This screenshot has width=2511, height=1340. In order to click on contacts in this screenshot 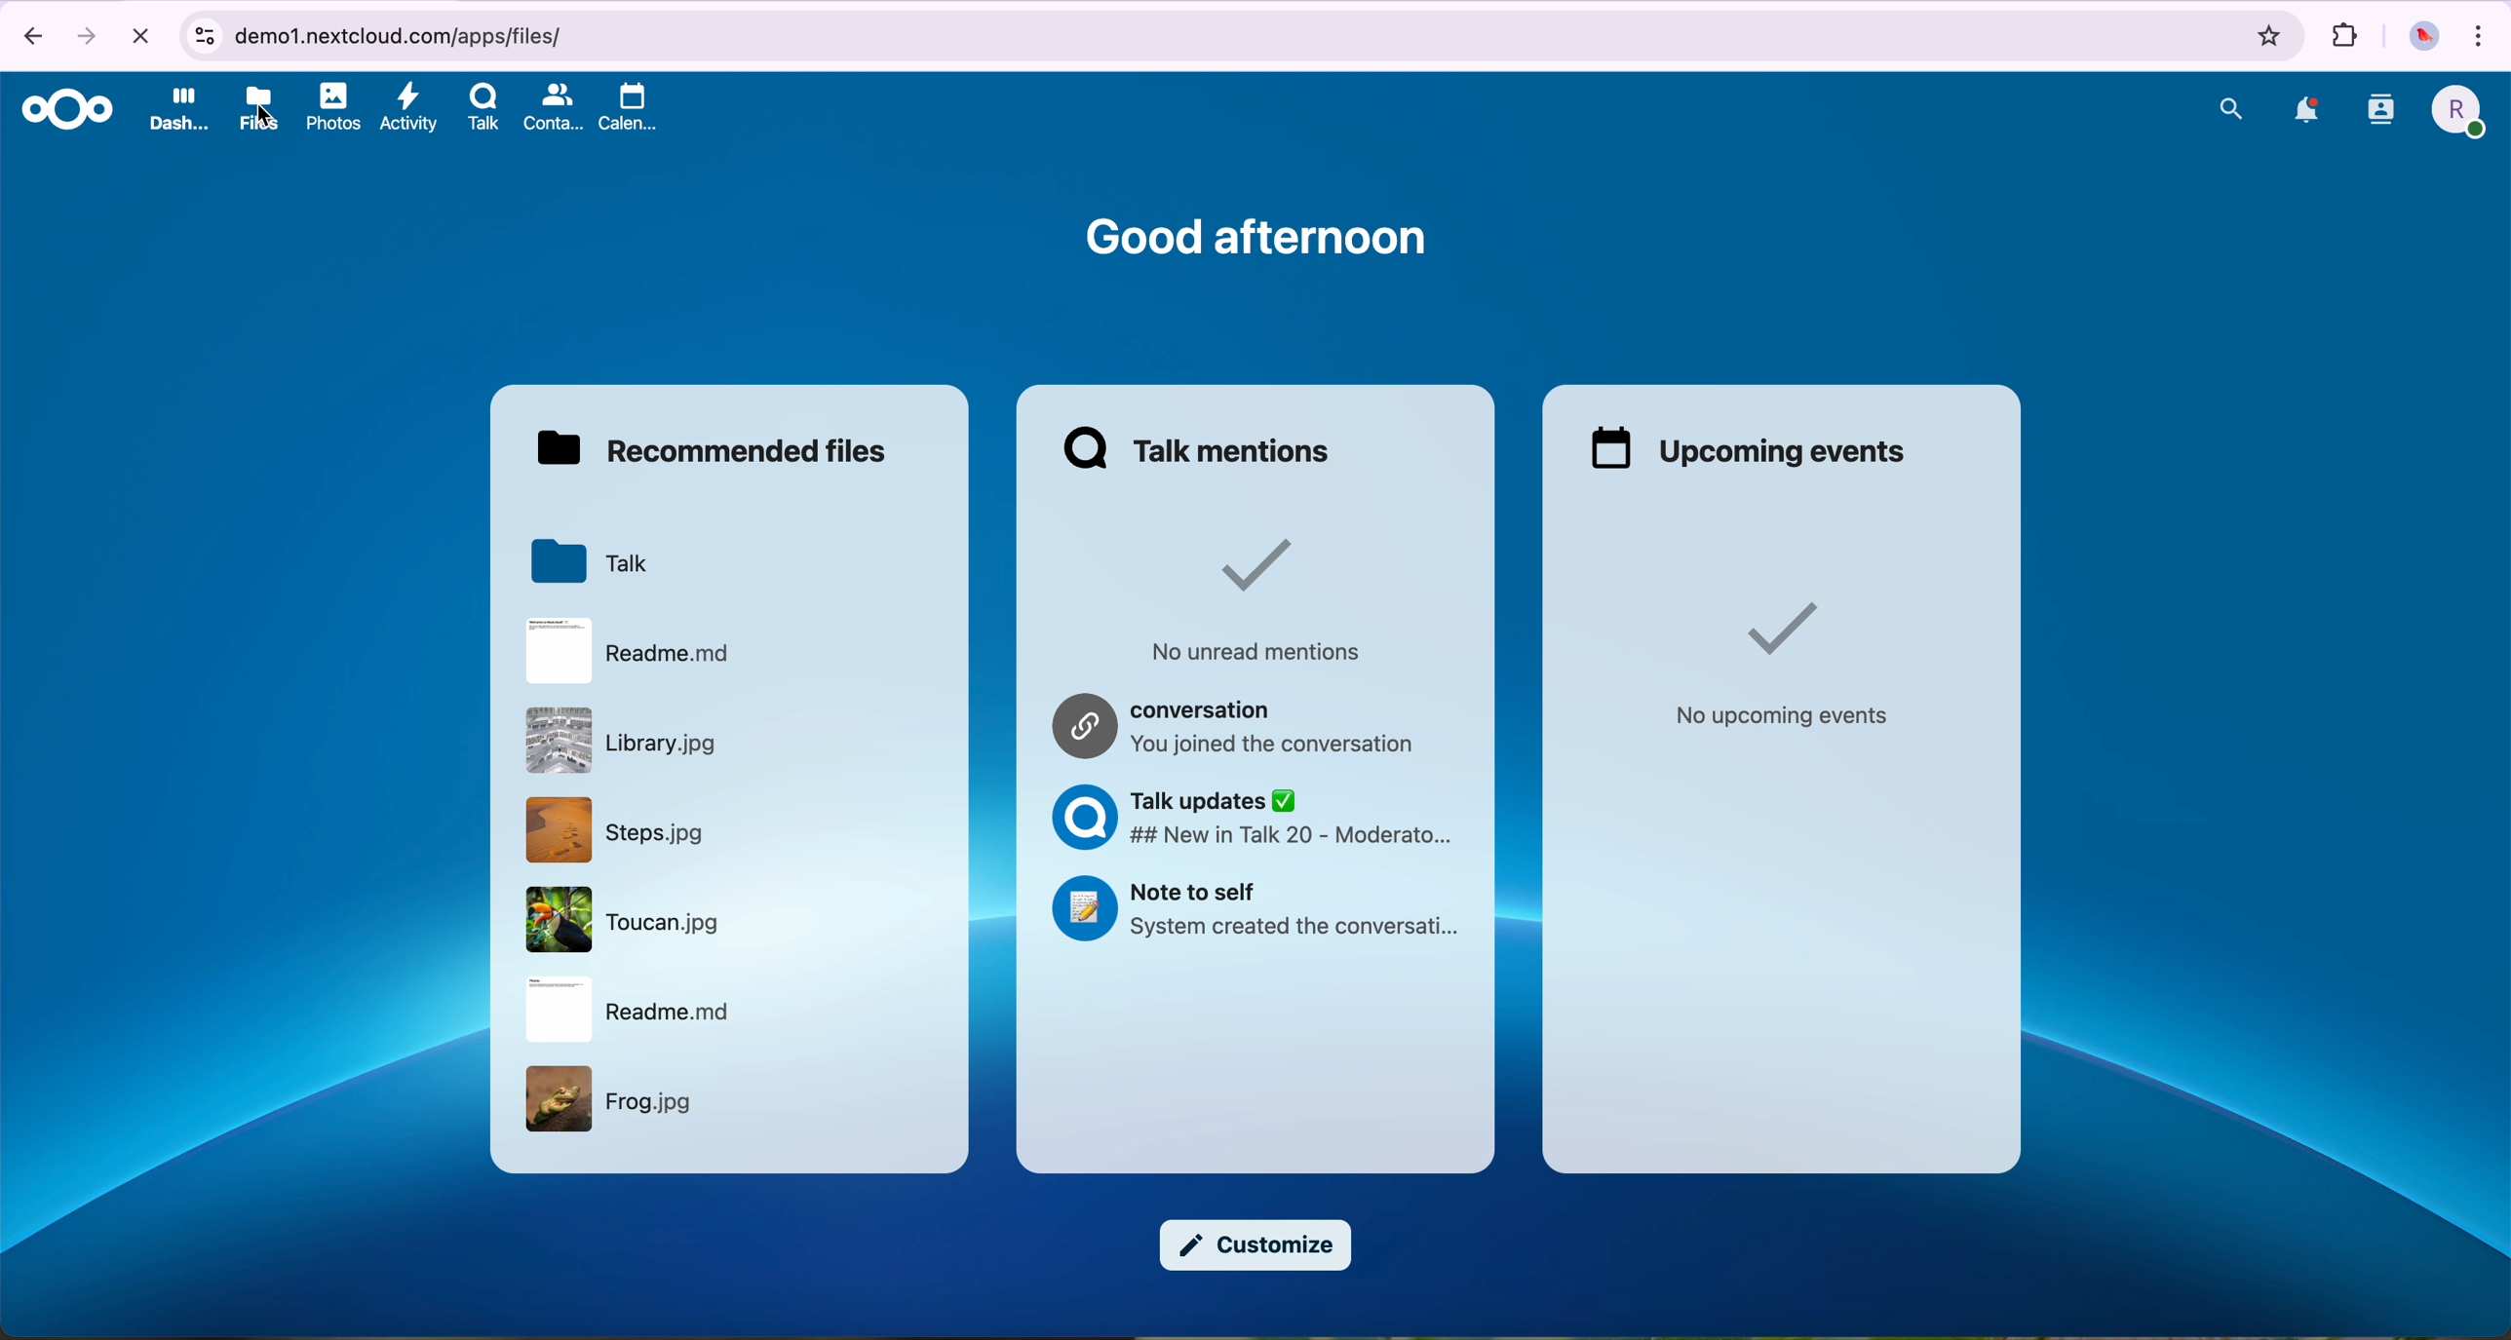, I will do `click(554, 109)`.